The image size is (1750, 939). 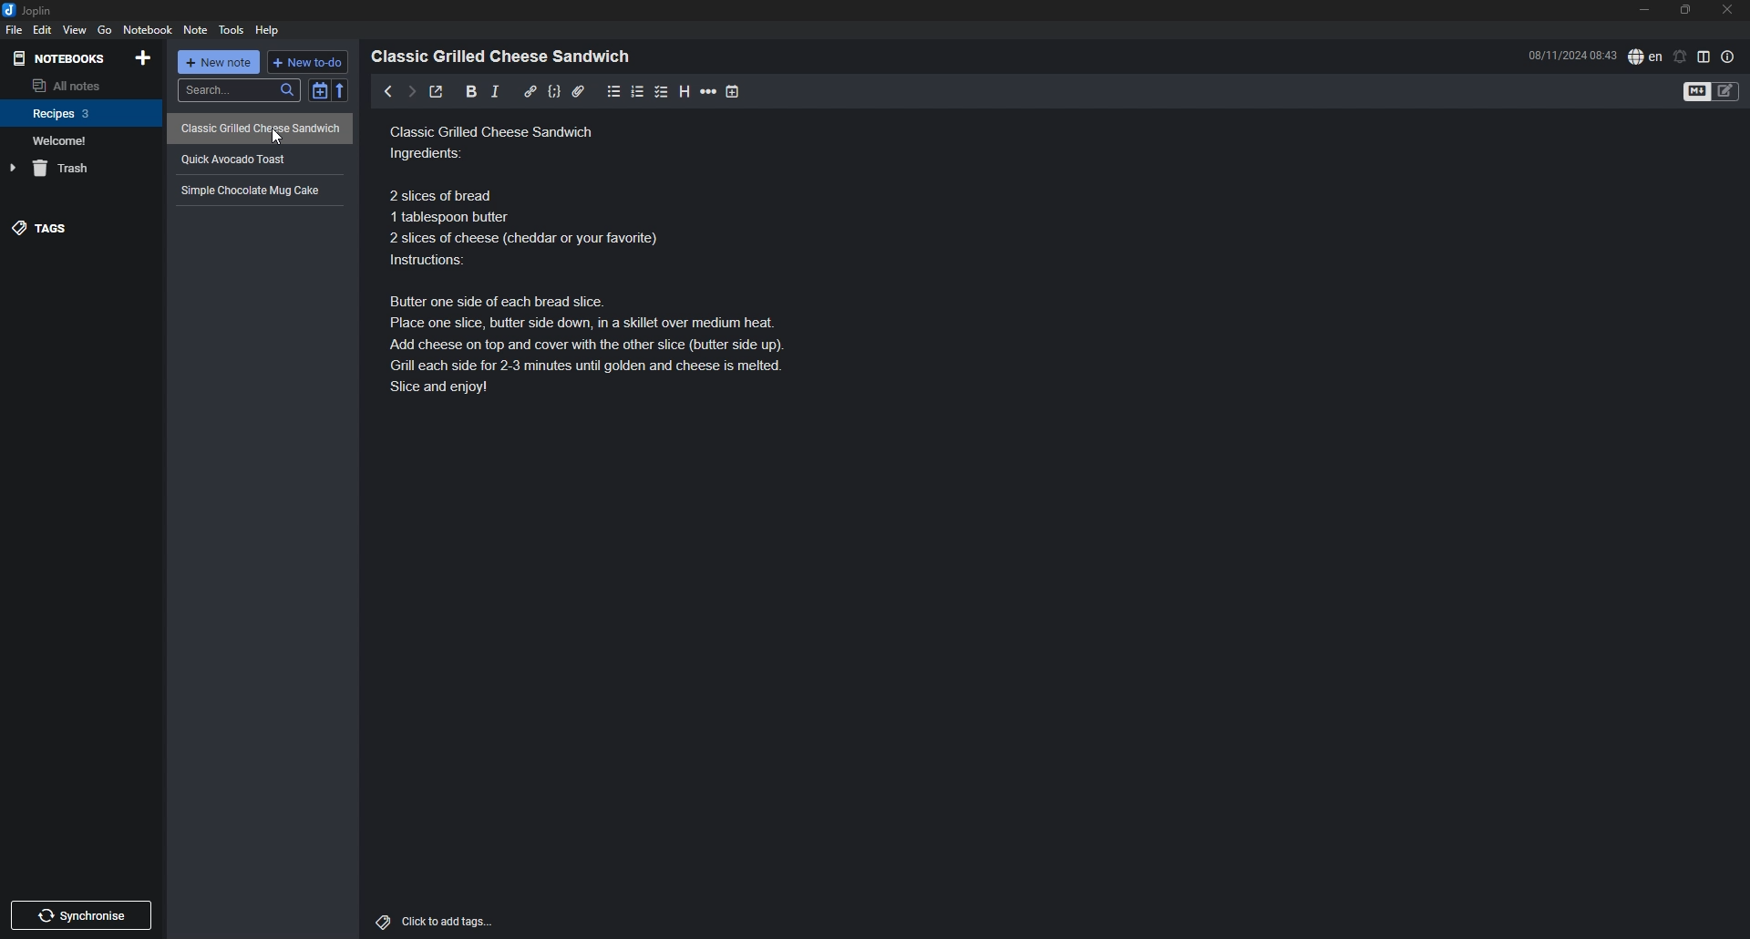 I want to click on previous, so click(x=388, y=91).